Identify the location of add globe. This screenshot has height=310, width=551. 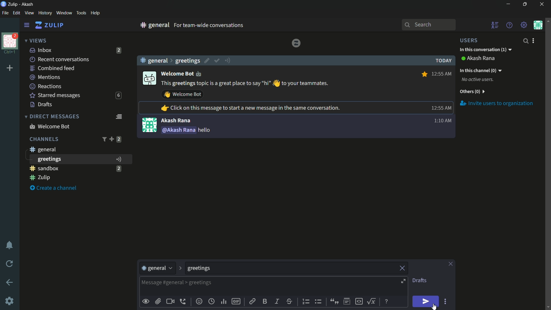
(212, 302).